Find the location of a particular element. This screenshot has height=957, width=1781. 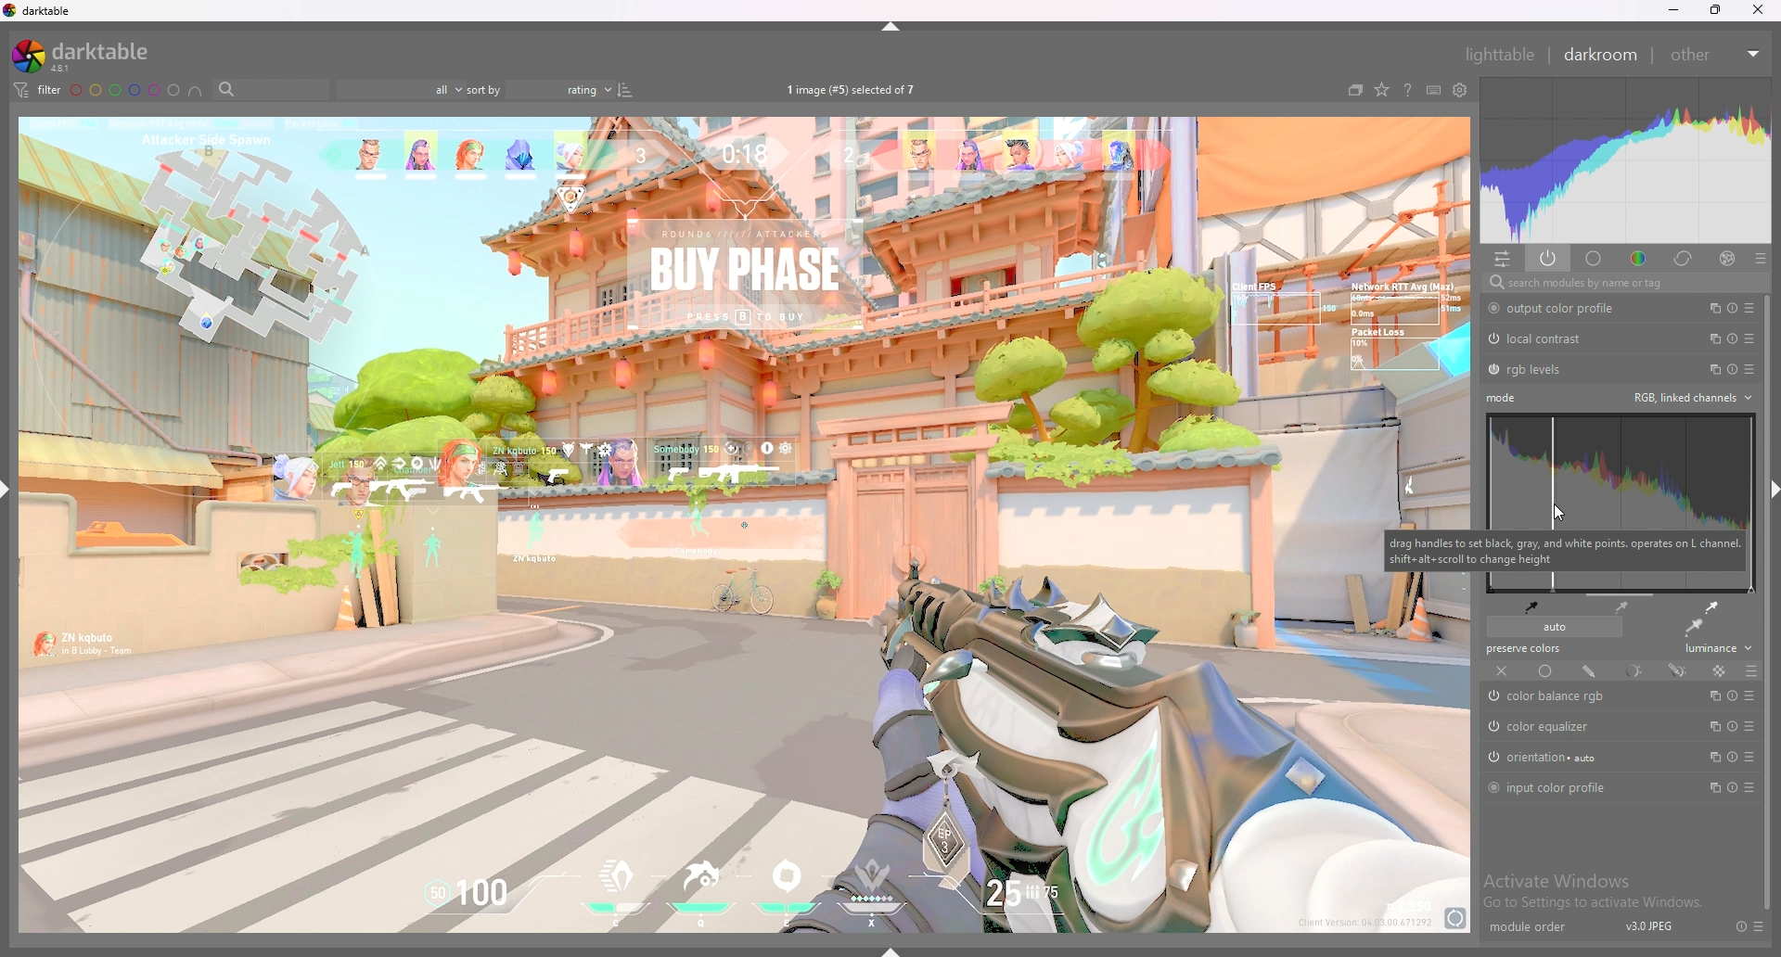

Switched on is located at coordinates (1490, 758).